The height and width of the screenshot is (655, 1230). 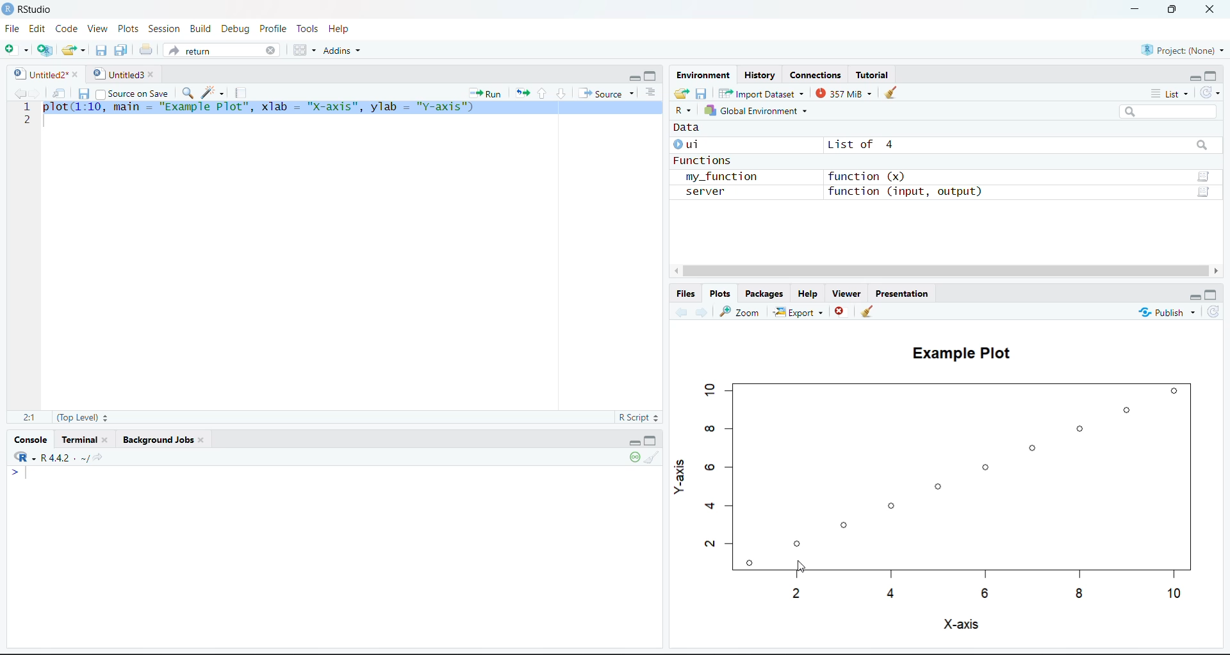 I want to click on Show document outline (Ctrl + Shift + O), so click(x=649, y=92).